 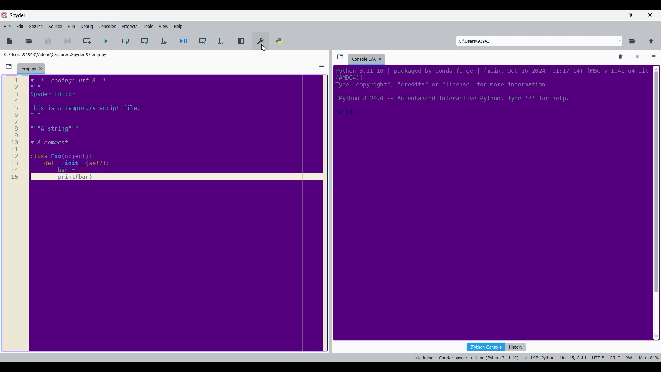 I want to click on IPython console, so click(x=486, y=347).